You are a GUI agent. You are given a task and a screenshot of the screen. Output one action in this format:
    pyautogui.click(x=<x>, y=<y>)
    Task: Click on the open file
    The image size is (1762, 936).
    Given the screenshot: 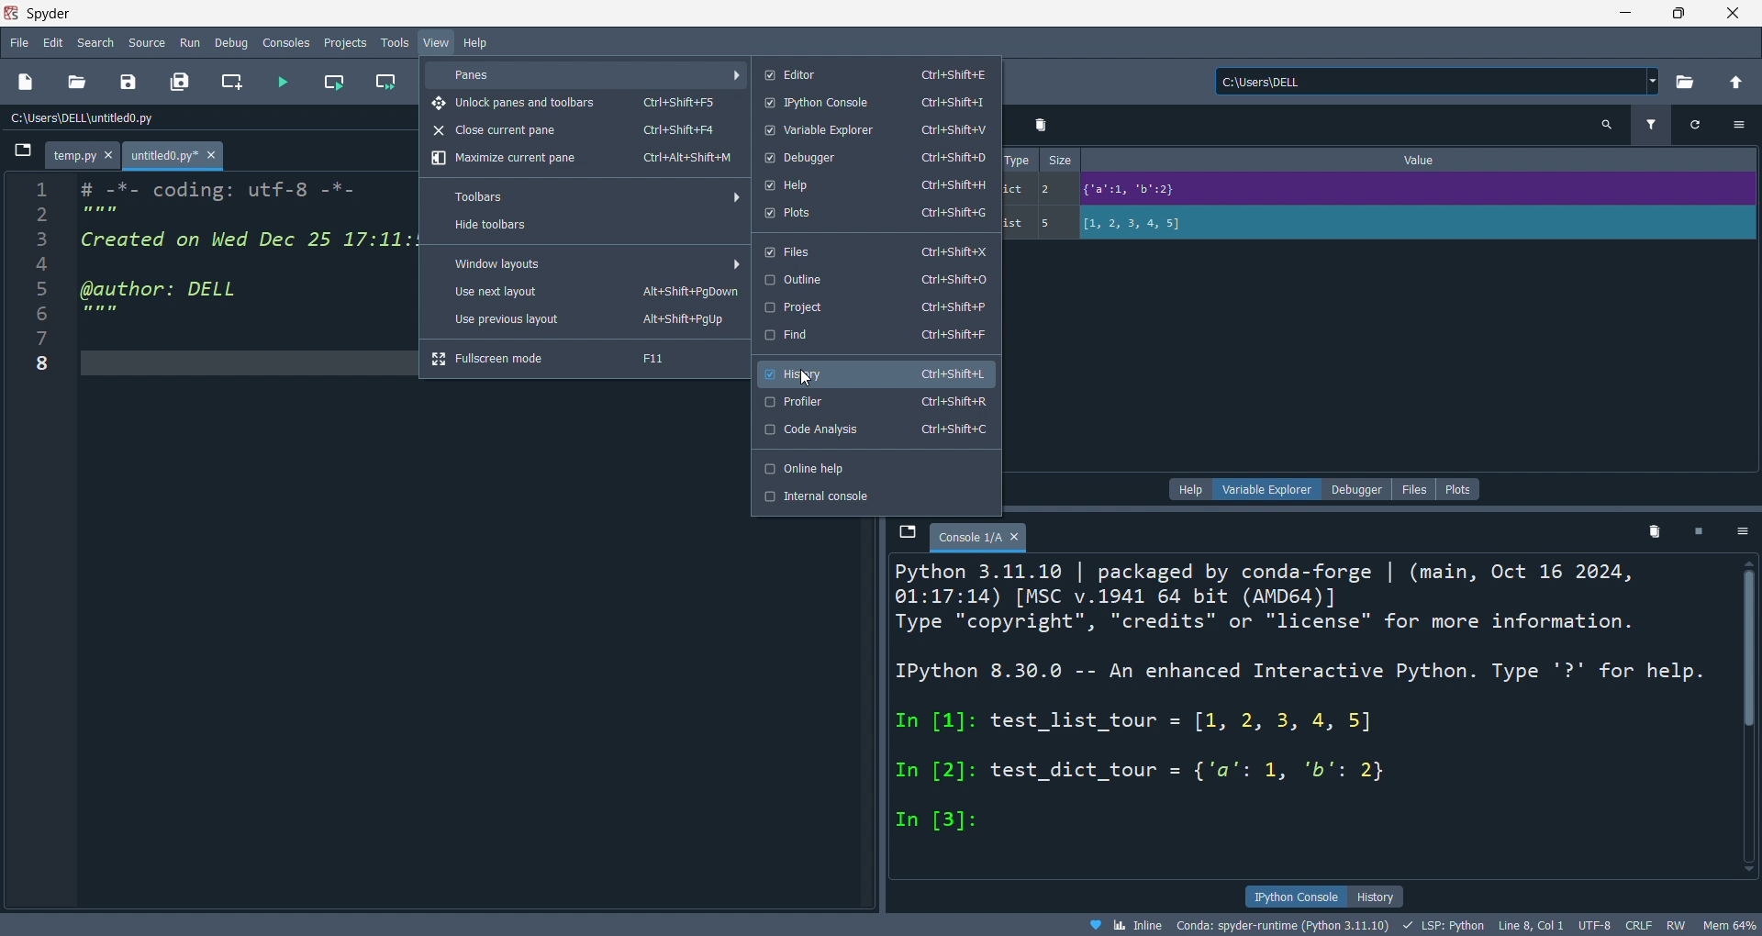 What is the action you would take?
    pyautogui.click(x=76, y=83)
    